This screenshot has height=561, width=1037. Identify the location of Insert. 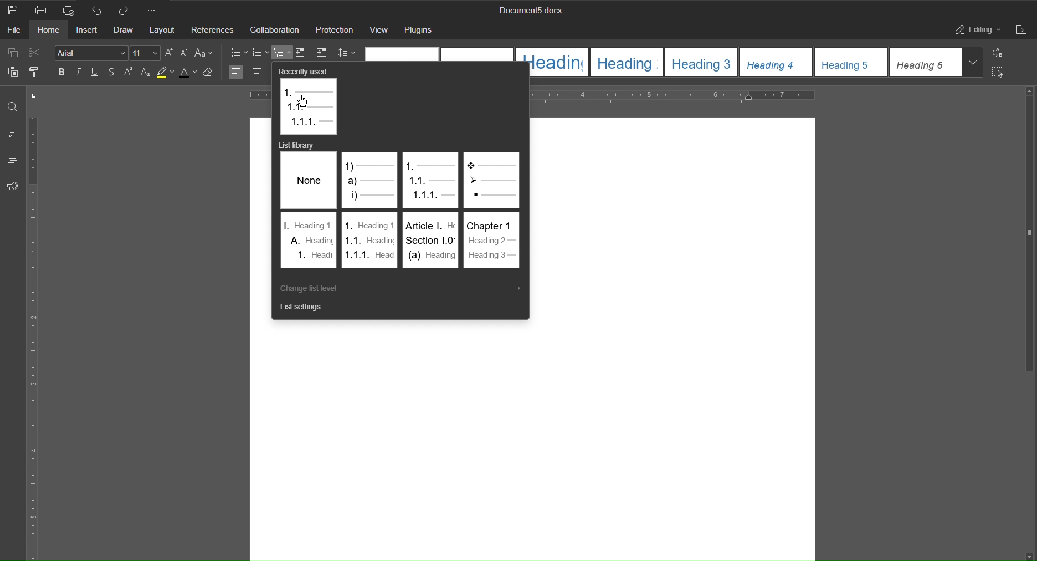
(88, 31).